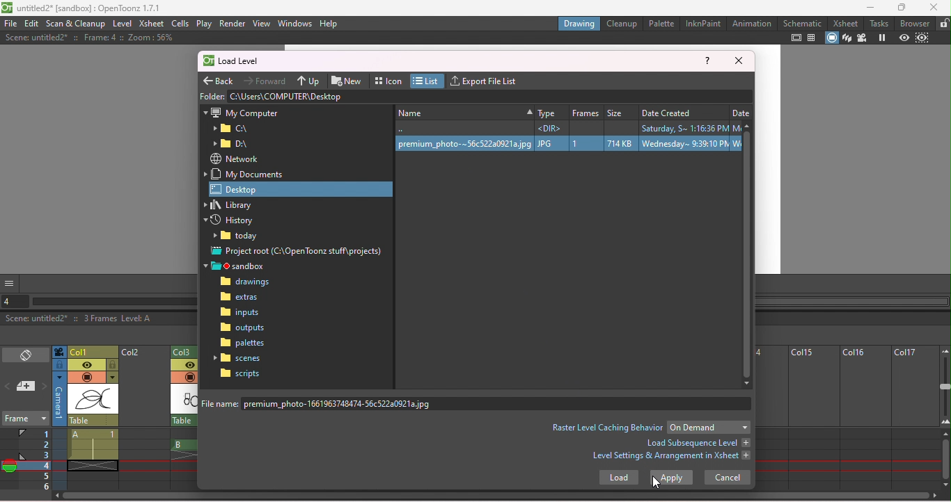 This screenshot has width=951, height=502. I want to click on New, so click(463, 111).